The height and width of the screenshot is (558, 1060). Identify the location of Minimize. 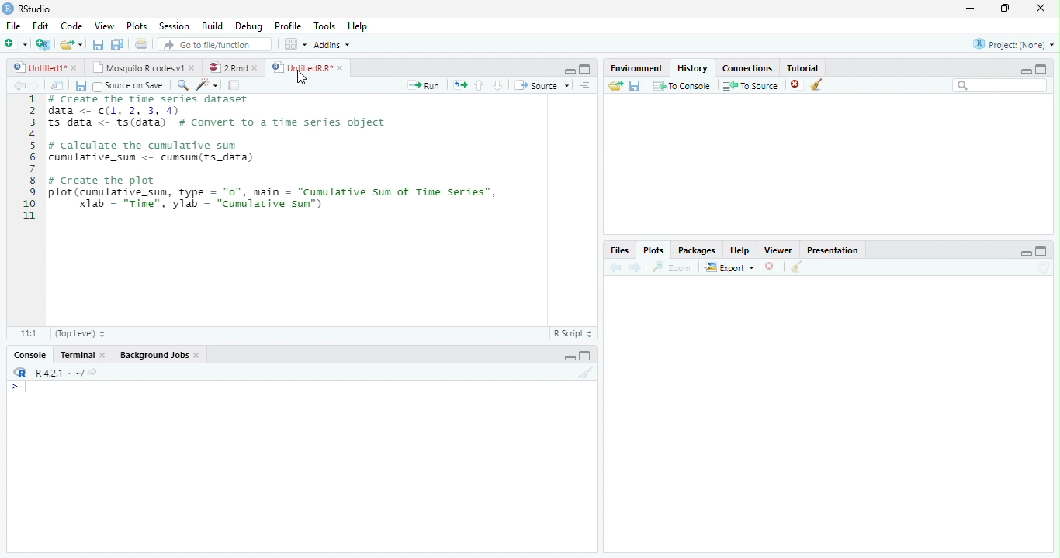
(569, 358).